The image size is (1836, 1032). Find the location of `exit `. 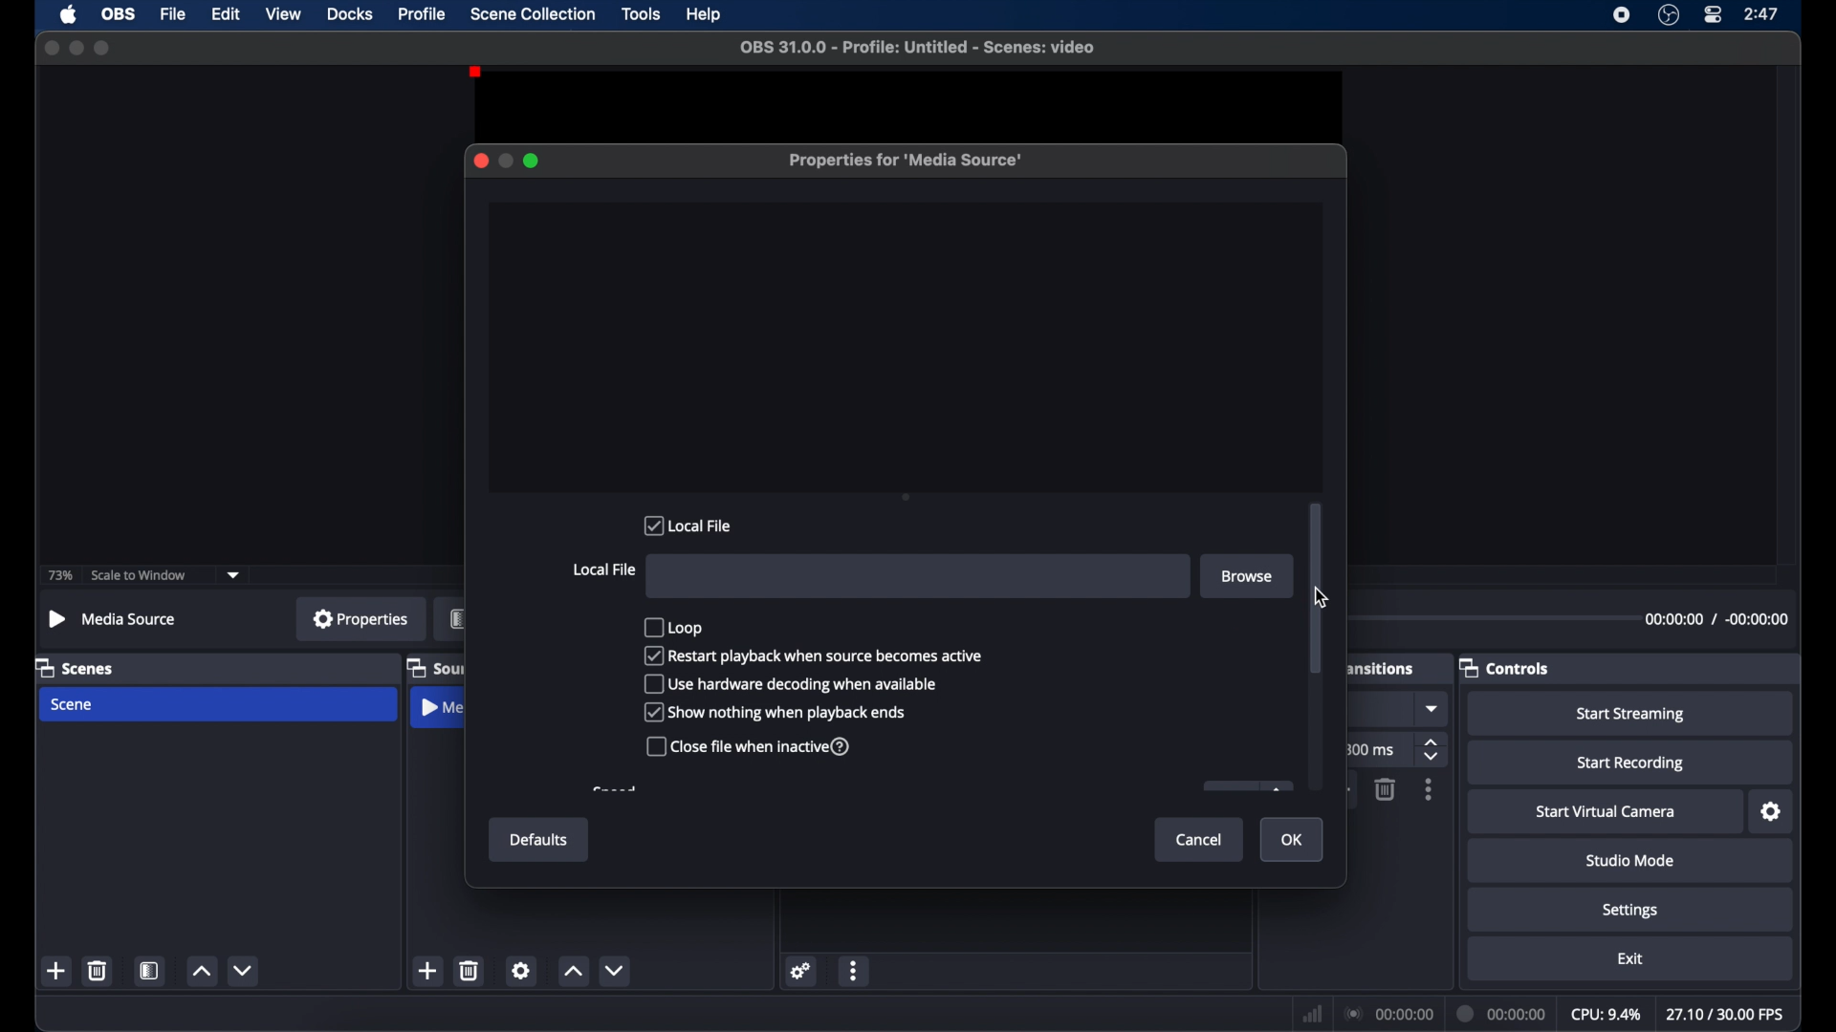

exit  is located at coordinates (1630, 958).